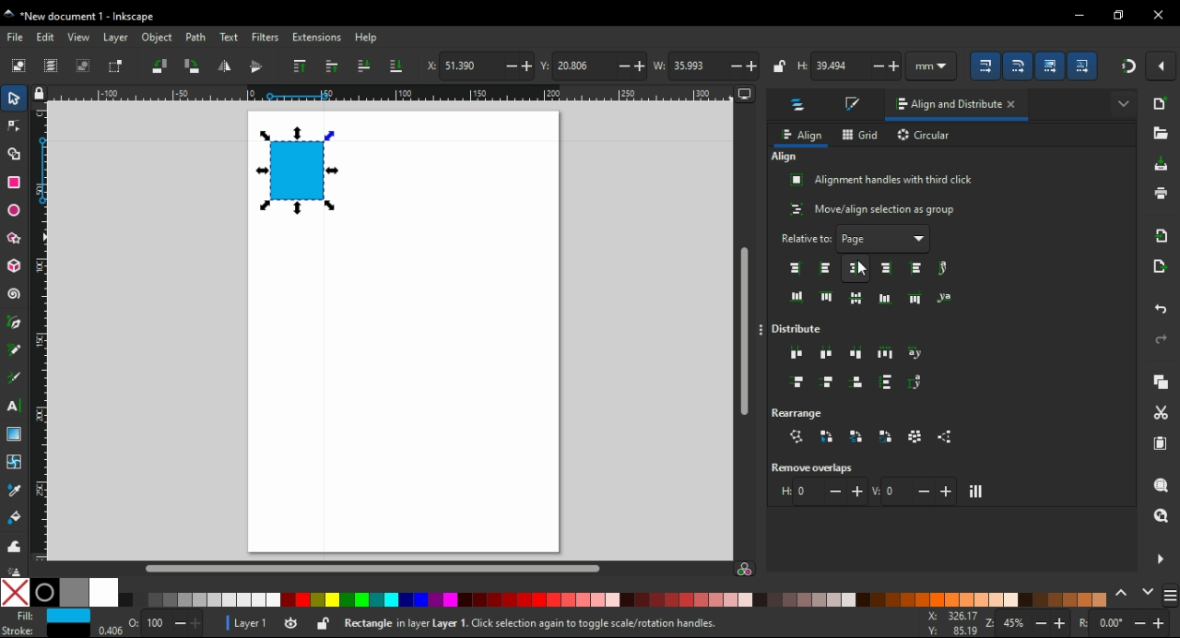 This screenshot has width=1180, height=638. What do you see at coordinates (14, 126) in the screenshot?
I see `node tools` at bounding box center [14, 126].